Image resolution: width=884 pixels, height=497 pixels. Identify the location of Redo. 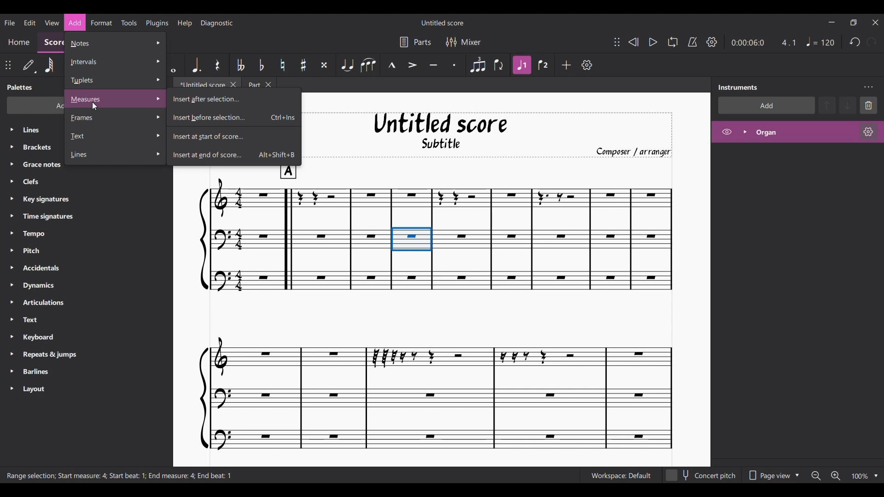
(872, 42).